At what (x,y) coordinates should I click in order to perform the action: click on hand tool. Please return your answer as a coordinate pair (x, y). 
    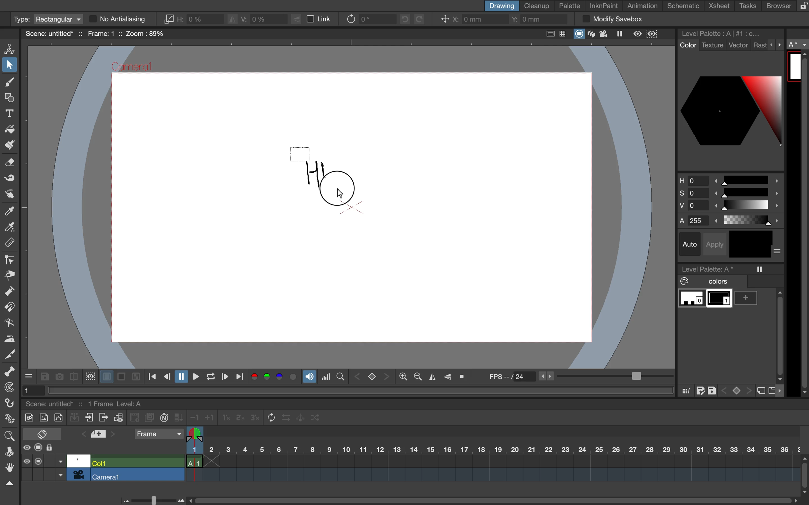
    Looking at the image, I should click on (9, 469).